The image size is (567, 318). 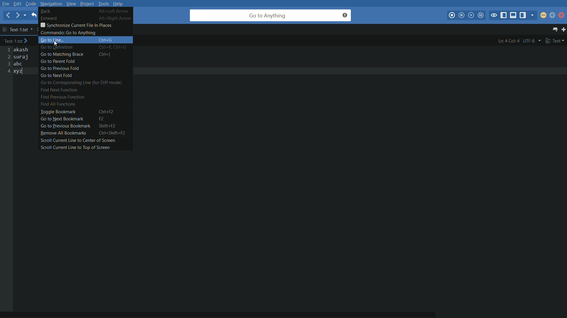 I want to click on help , so click(x=120, y=4).